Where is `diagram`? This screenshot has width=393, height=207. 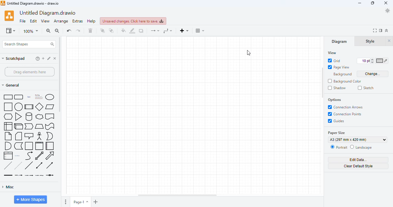 diagram is located at coordinates (339, 42).